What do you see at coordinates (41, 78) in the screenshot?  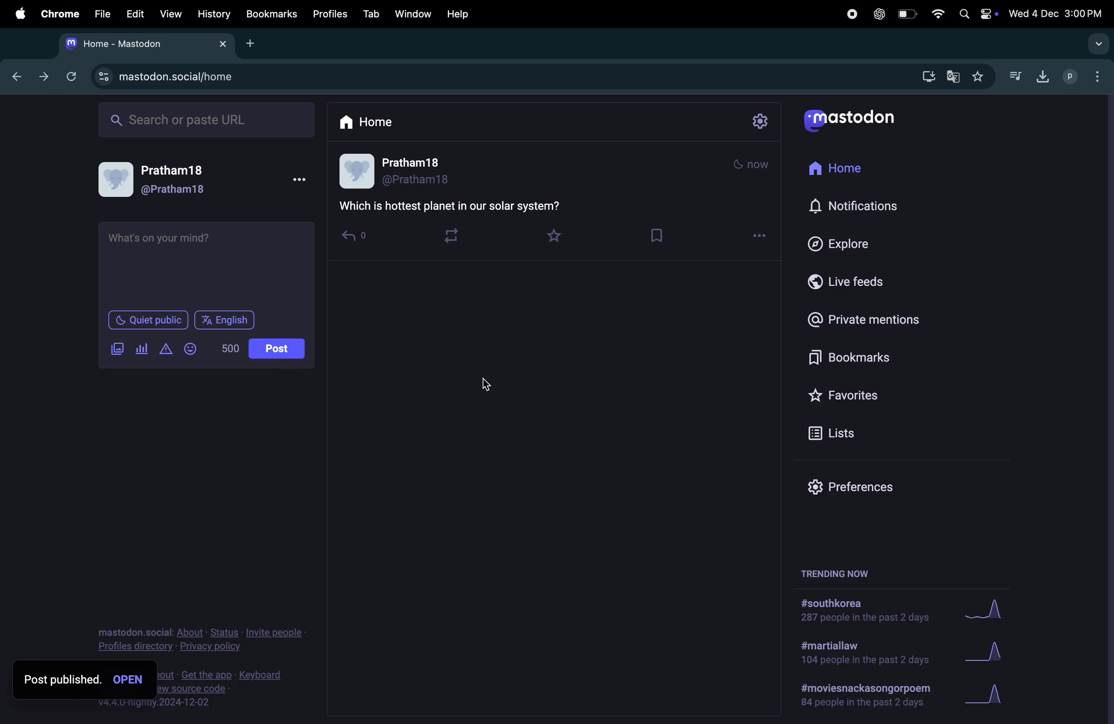 I see `frwardward` at bounding box center [41, 78].